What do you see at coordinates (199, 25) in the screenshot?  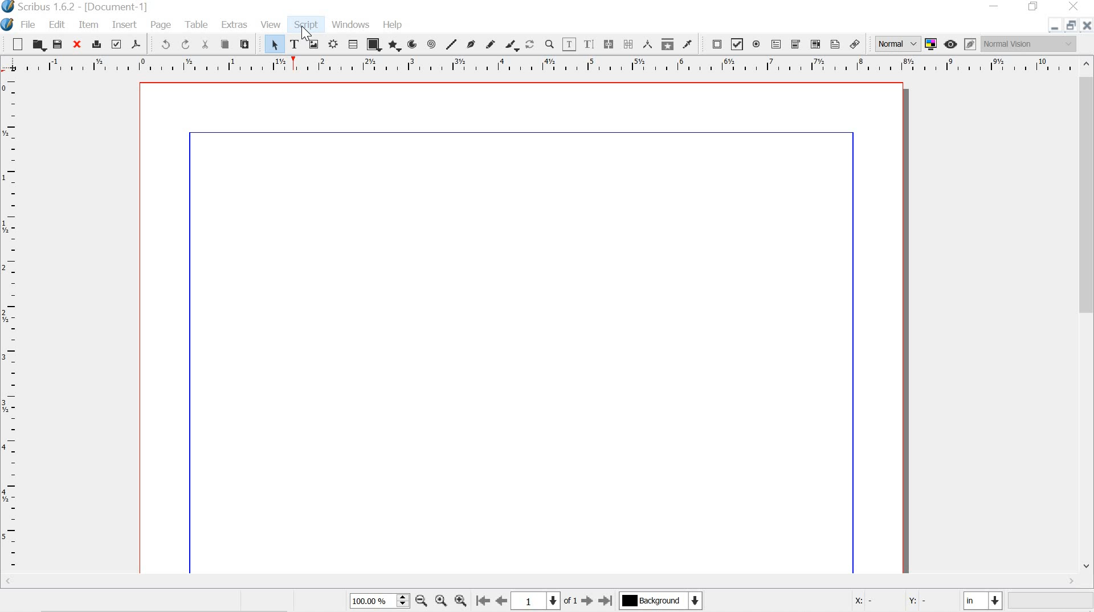 I see `table` at bounding box center [199, 25].